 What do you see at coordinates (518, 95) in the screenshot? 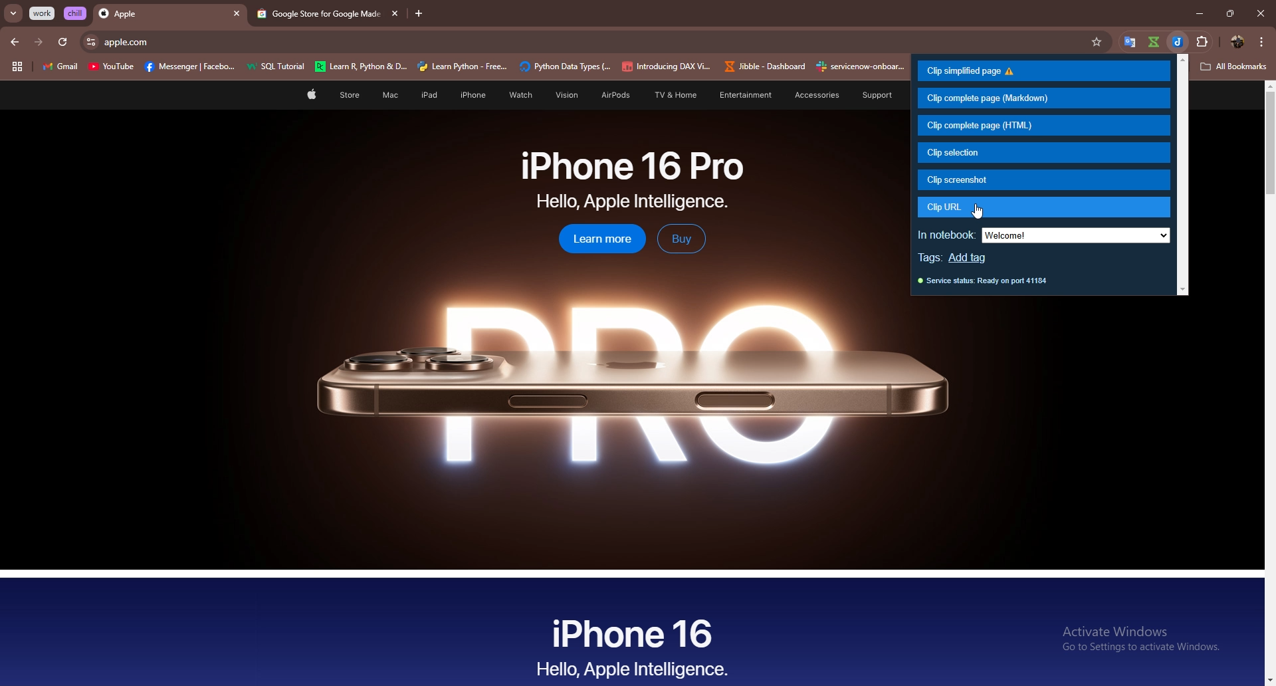
I see `Watch` at bounding box center [518, 95].